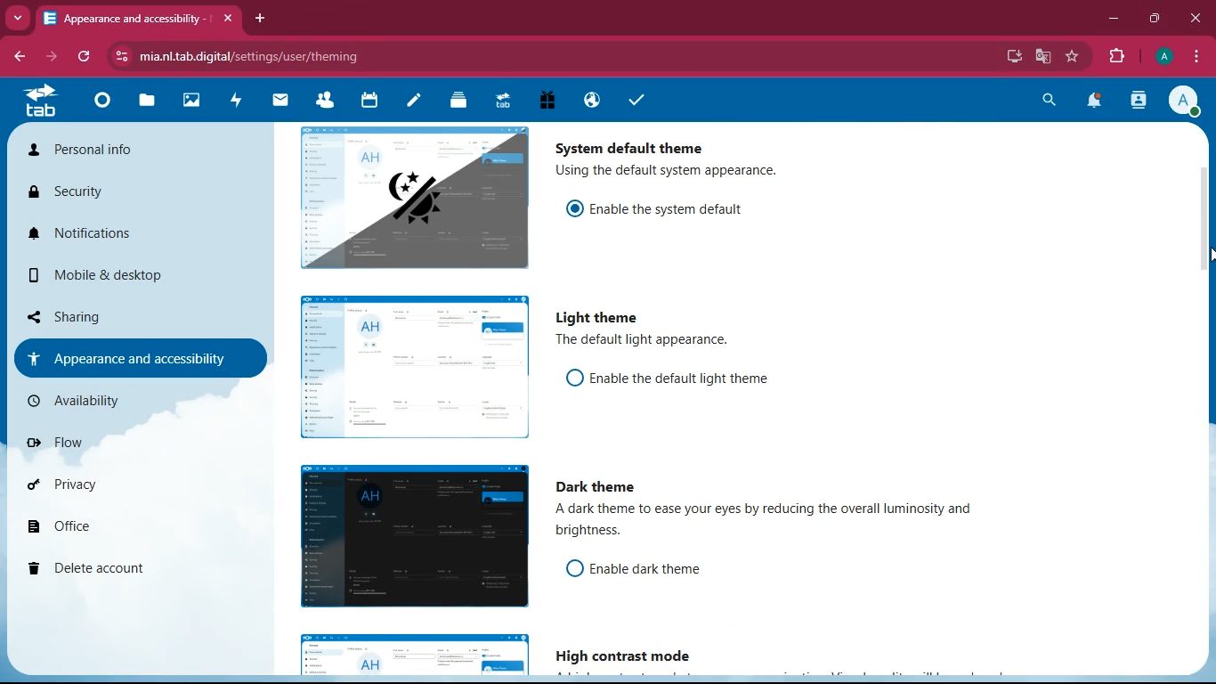 The width and height of the screenshot is (1216, 684). Describe the element at coordinates (112, 240) in the screenshot. I see `notifications` at that location.